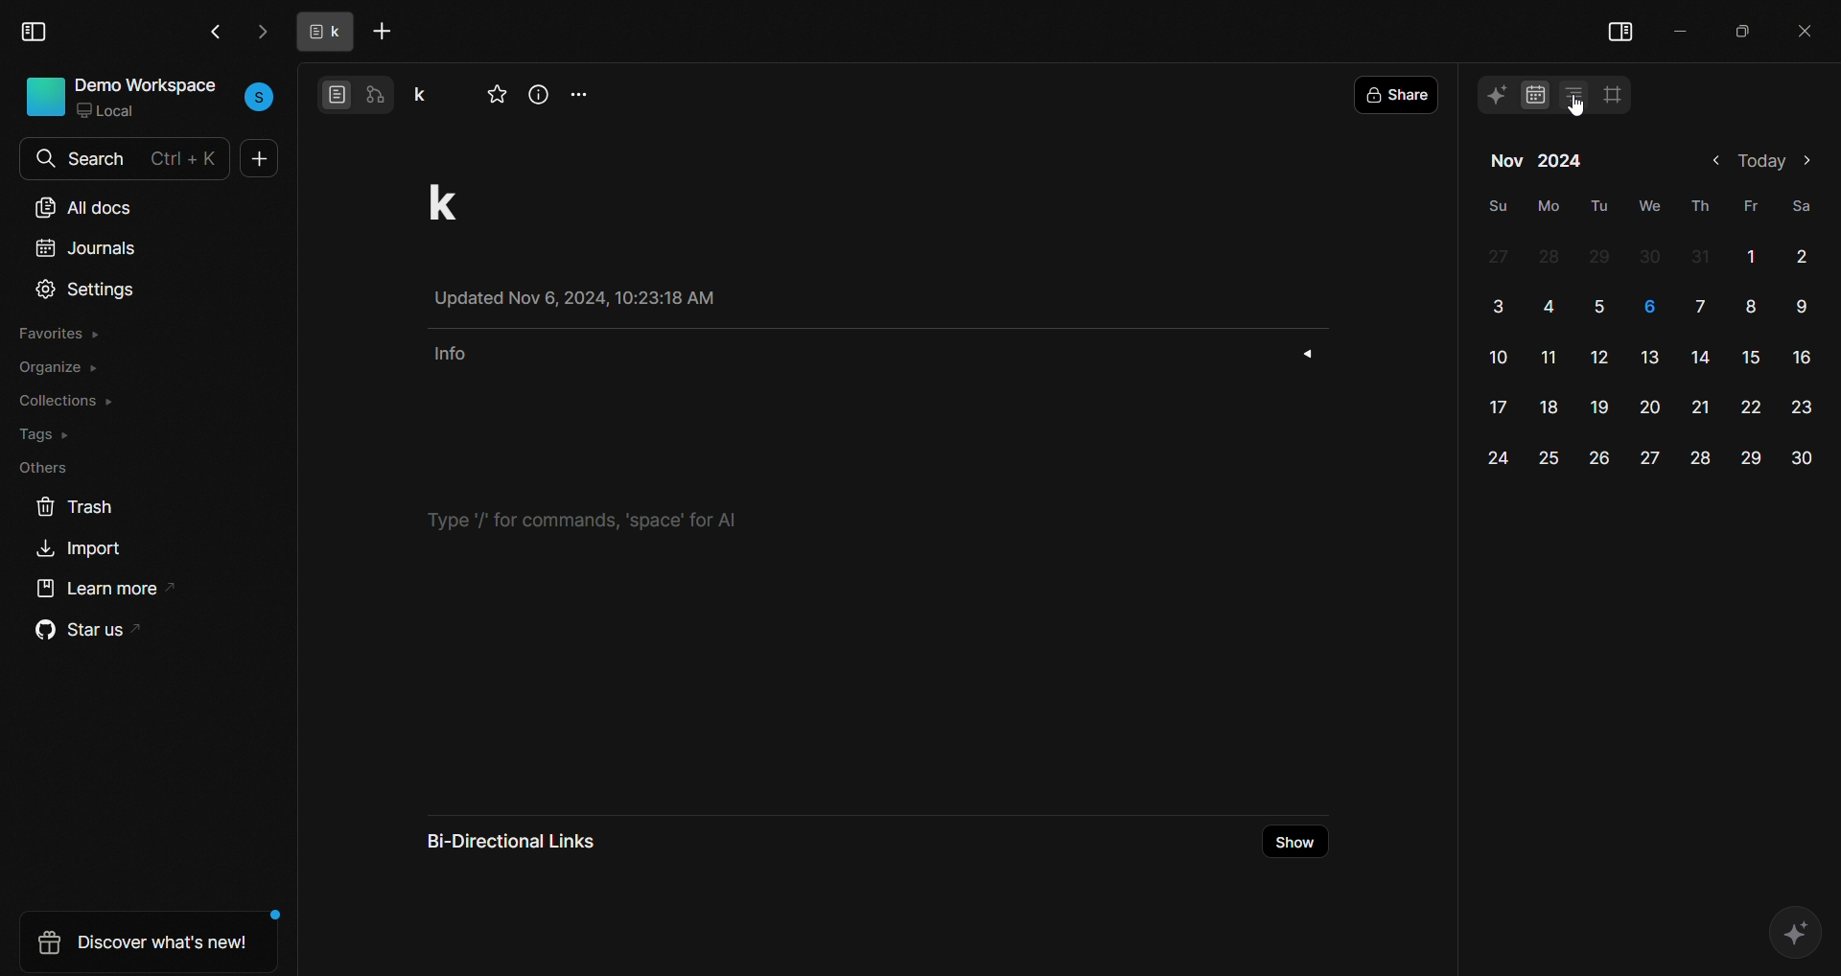  I want to click on type '/' for commands, 'space'' for ai, so click(594, 518).